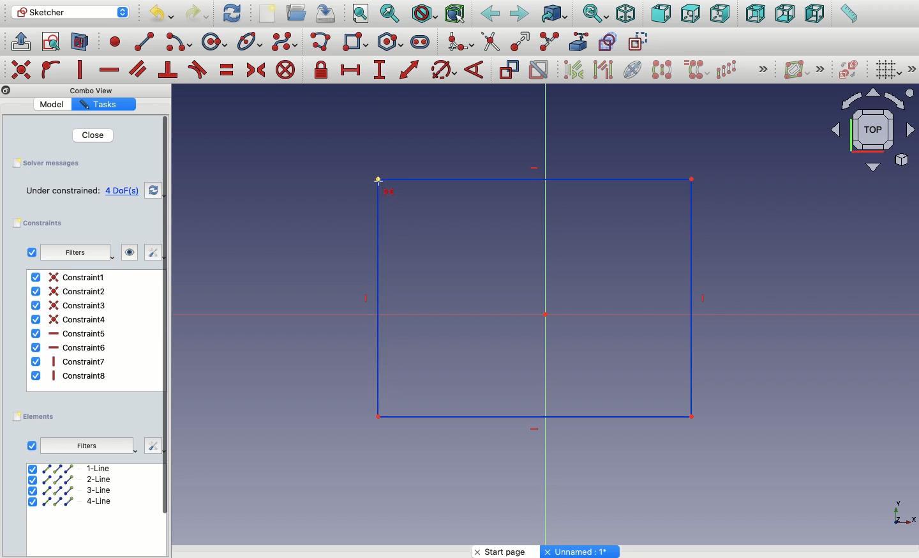  What do you see at coordinates (153, 190) in the screenshot?
I see `refresh` at bounding box center [153, 190].